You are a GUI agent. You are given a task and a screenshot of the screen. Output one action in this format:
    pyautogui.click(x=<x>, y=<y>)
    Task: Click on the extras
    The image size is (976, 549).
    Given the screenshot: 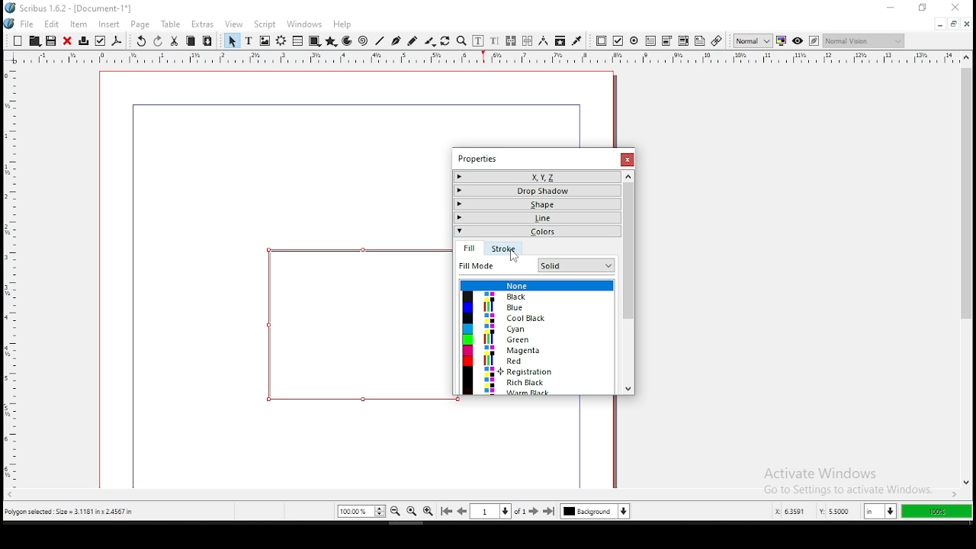 What is the action you would take?
    pyautogui.click(x=202, y=24)
    